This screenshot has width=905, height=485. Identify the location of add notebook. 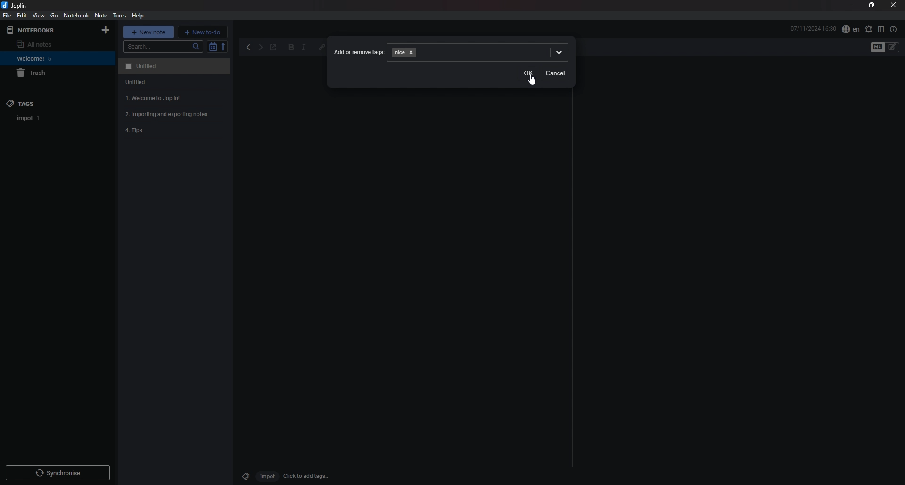
(106, 30).